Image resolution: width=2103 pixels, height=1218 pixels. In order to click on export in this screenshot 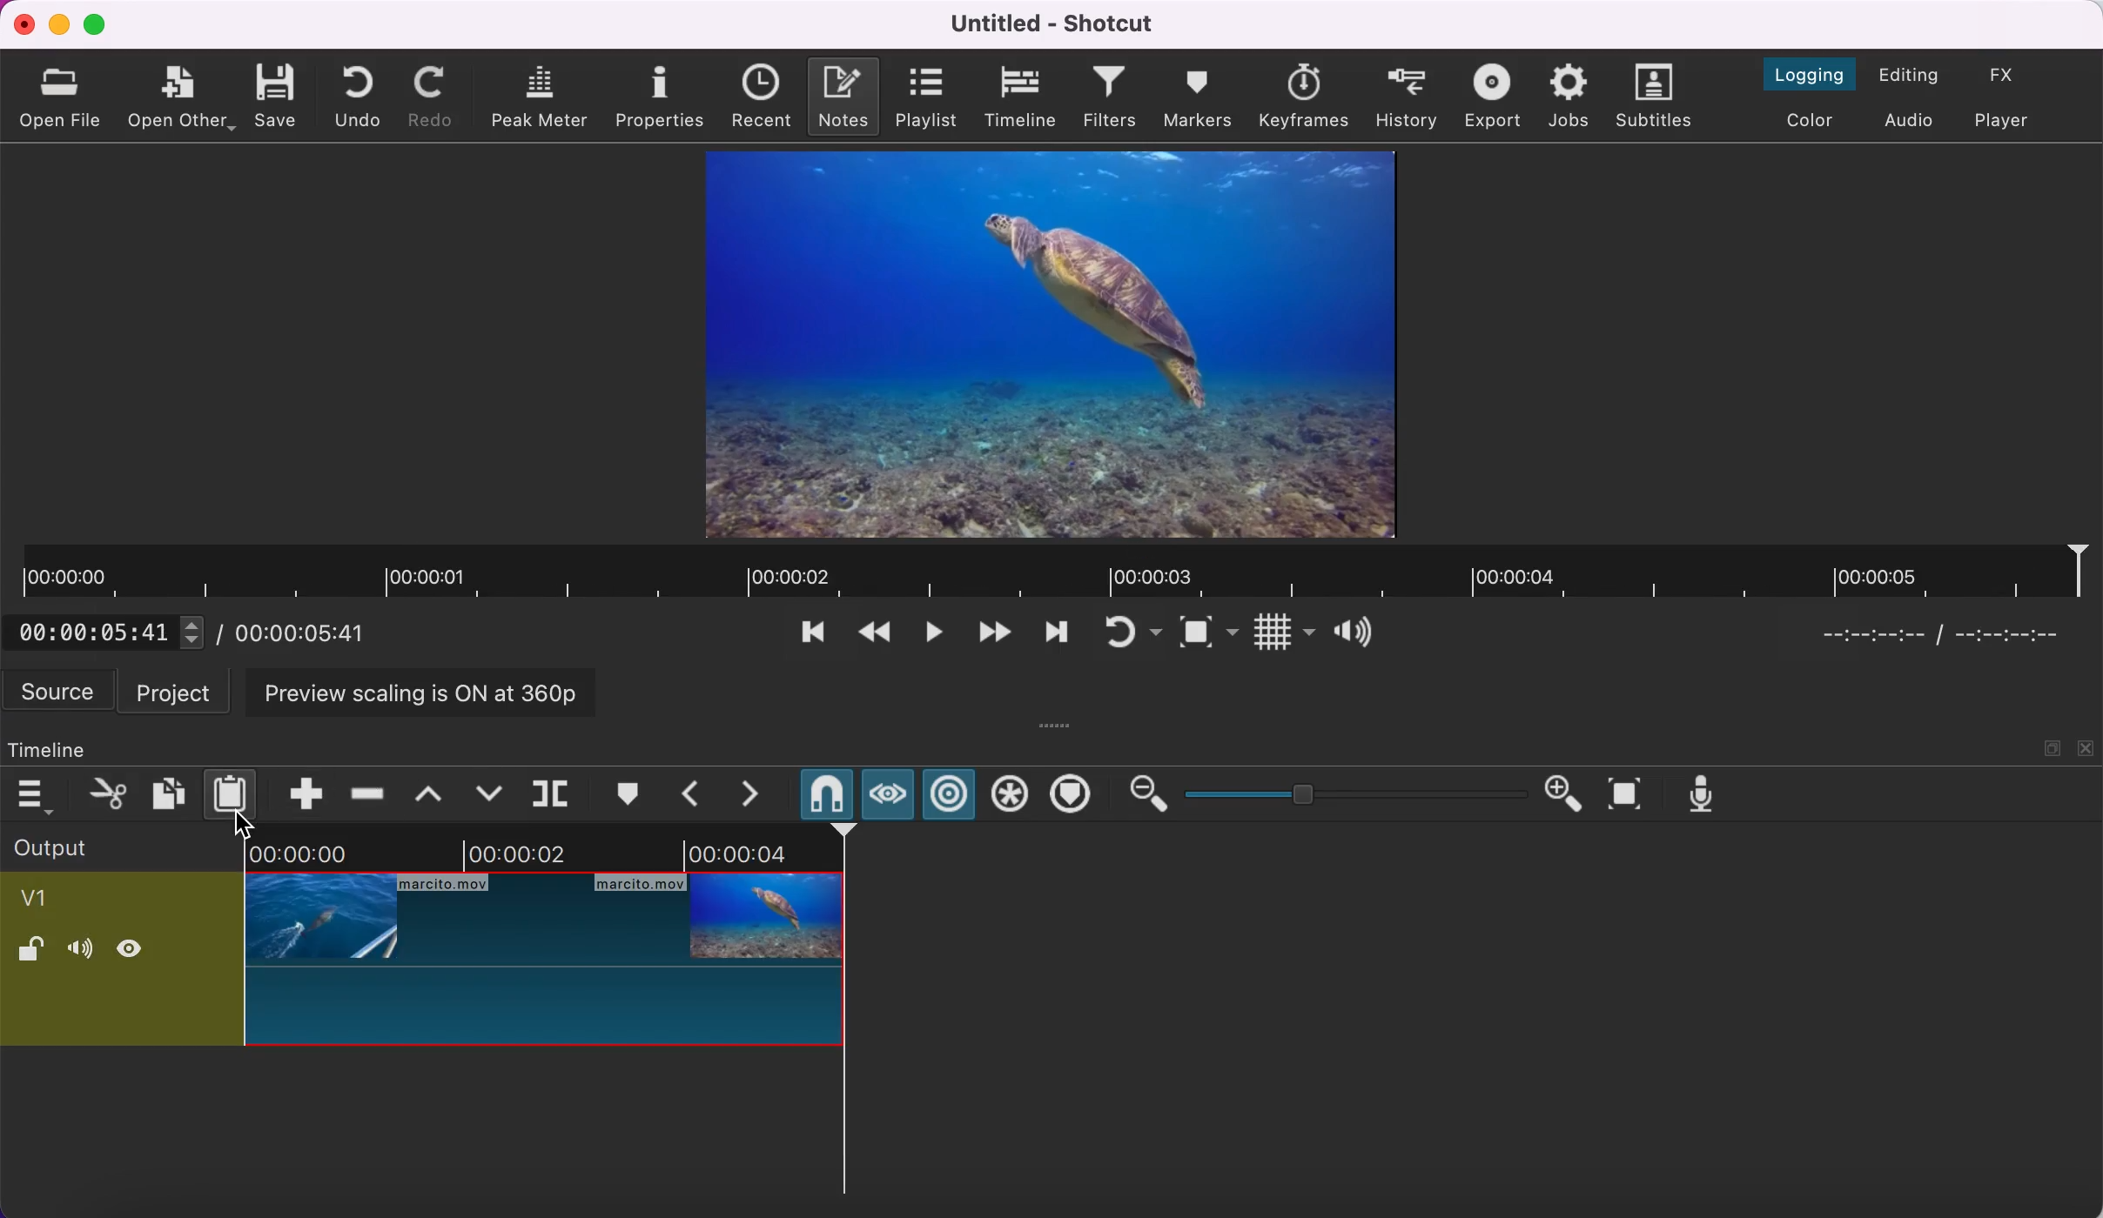, I will do `click(1490, 97)`.